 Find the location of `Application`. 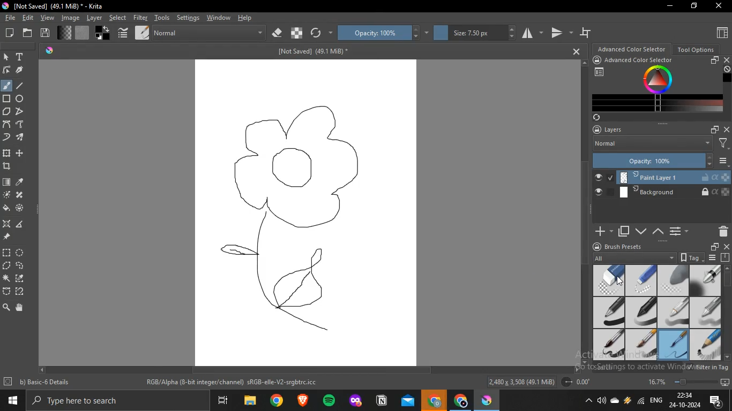

Application is located at coordinates (355, 400).